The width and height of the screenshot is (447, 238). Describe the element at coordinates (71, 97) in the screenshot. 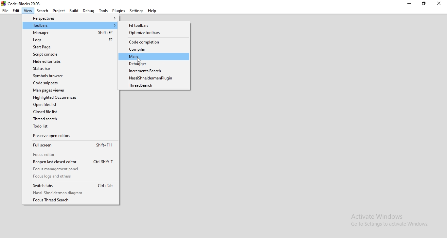

I see `Highlighted Occurences` at that location.